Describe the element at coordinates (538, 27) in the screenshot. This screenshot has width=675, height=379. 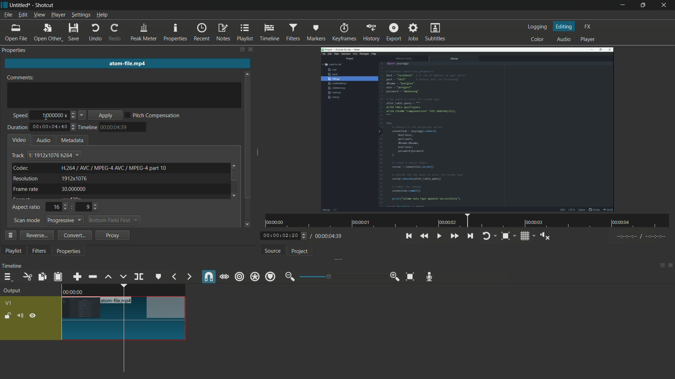
I see `logging` at that location.